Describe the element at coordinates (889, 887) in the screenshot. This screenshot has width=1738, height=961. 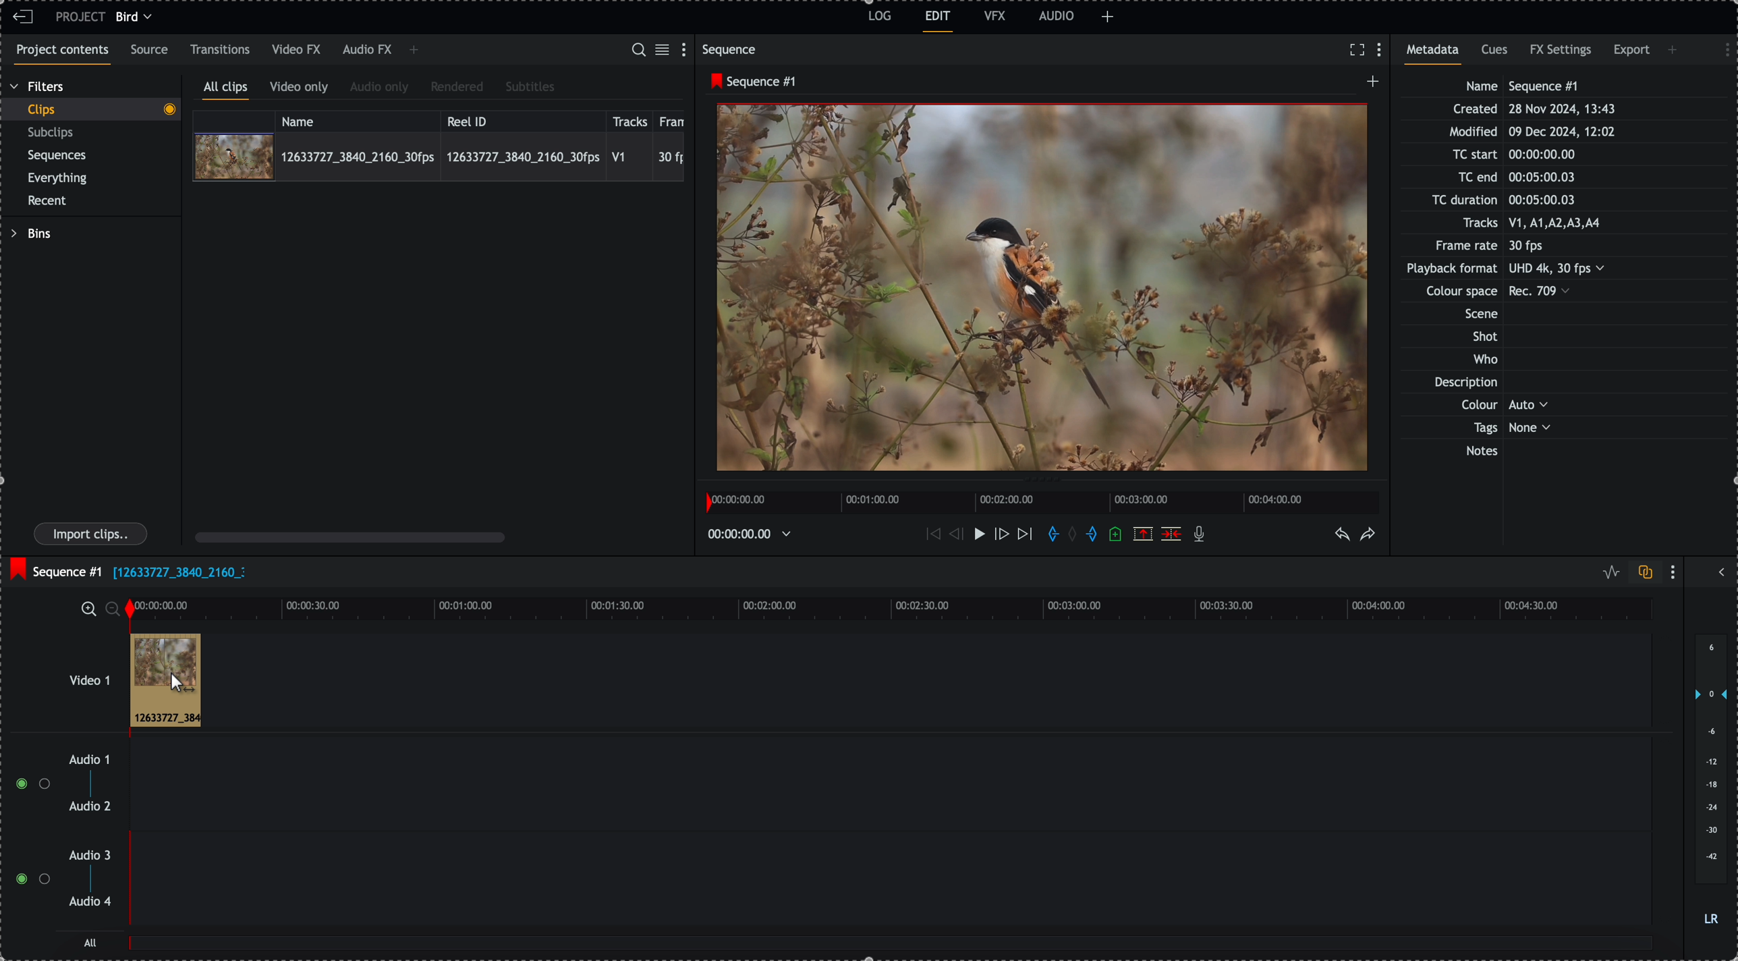
I see `track audio` at that location.